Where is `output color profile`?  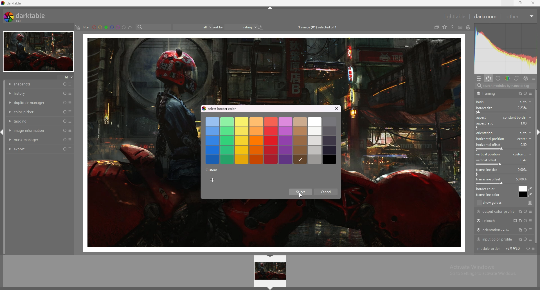 output color profile is located at coordinates (504, 212).